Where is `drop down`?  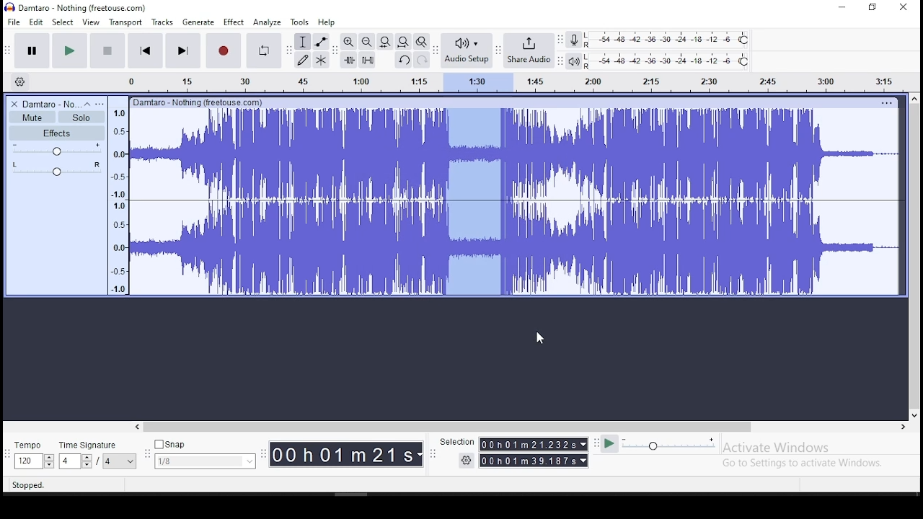 drop down is located at coordinates (420, 455).